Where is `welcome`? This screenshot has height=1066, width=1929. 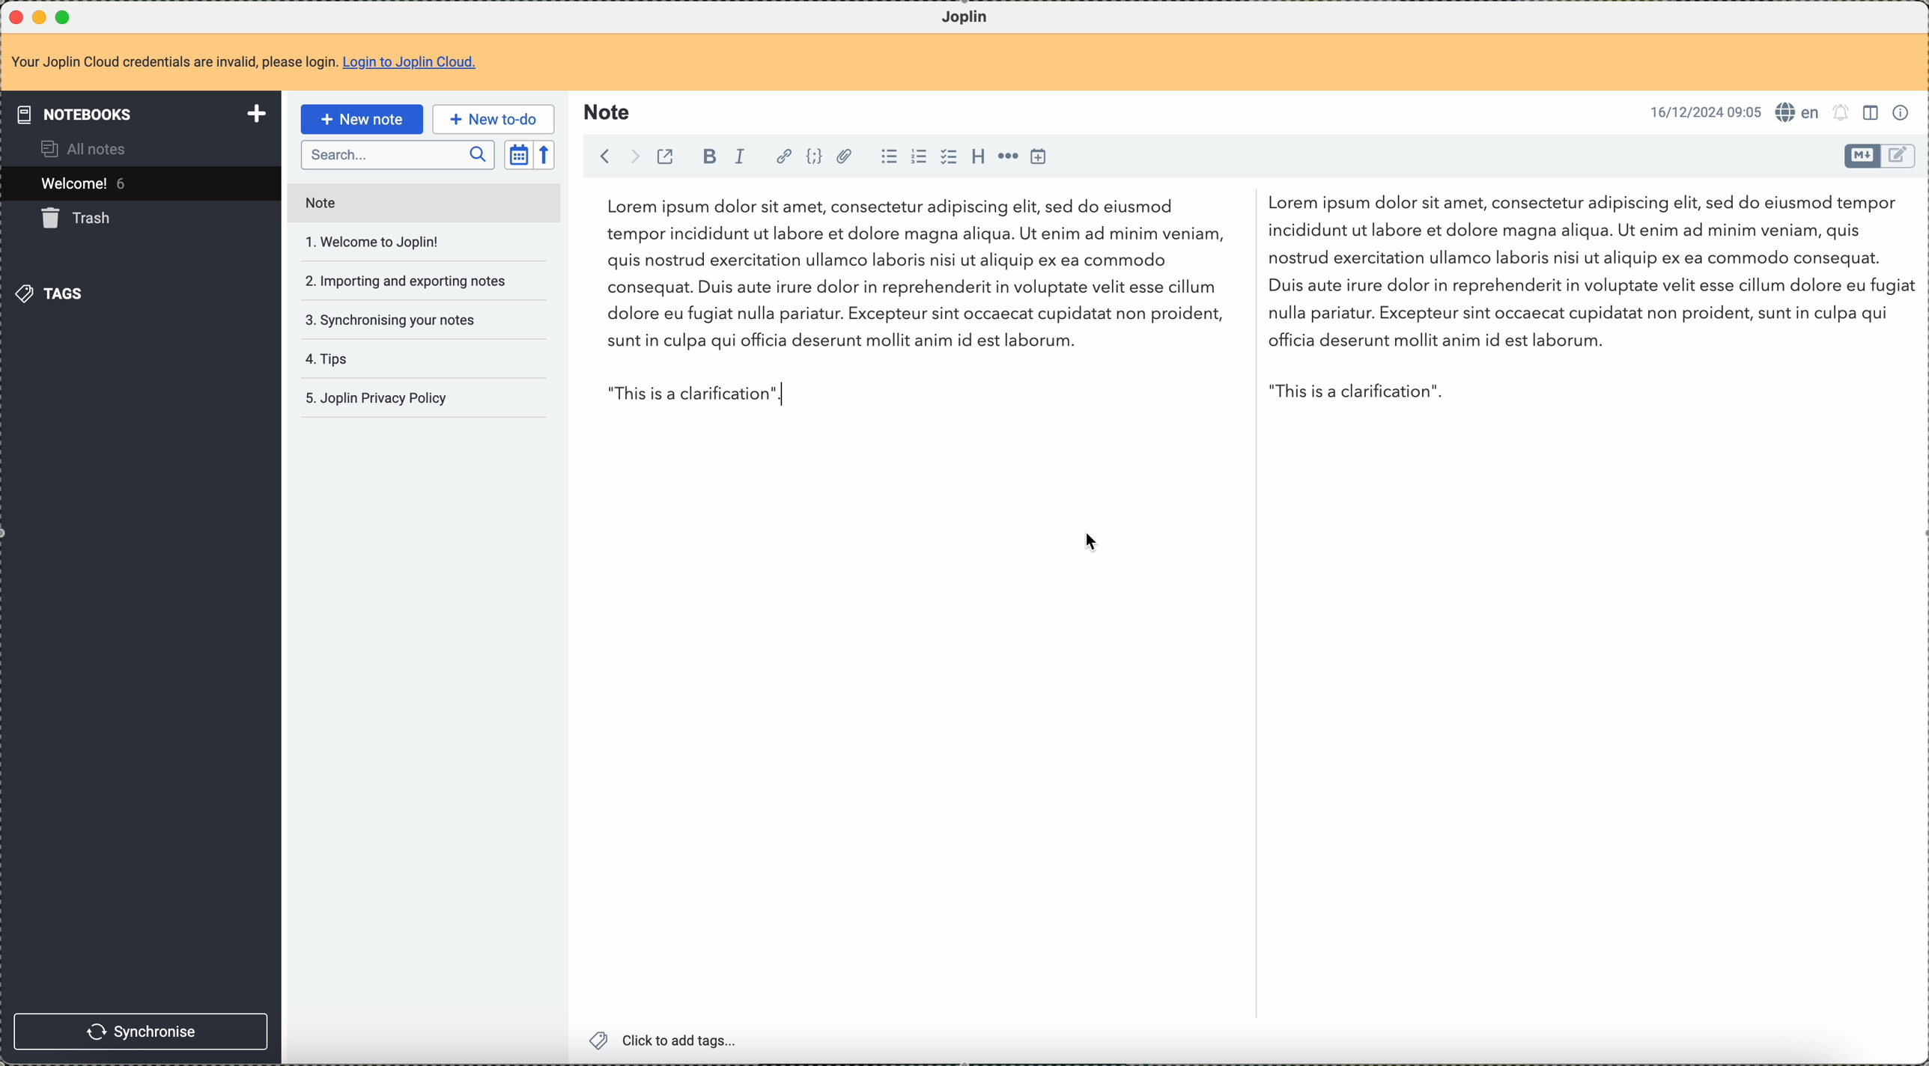 welcome is located at coordinates (139, 183).